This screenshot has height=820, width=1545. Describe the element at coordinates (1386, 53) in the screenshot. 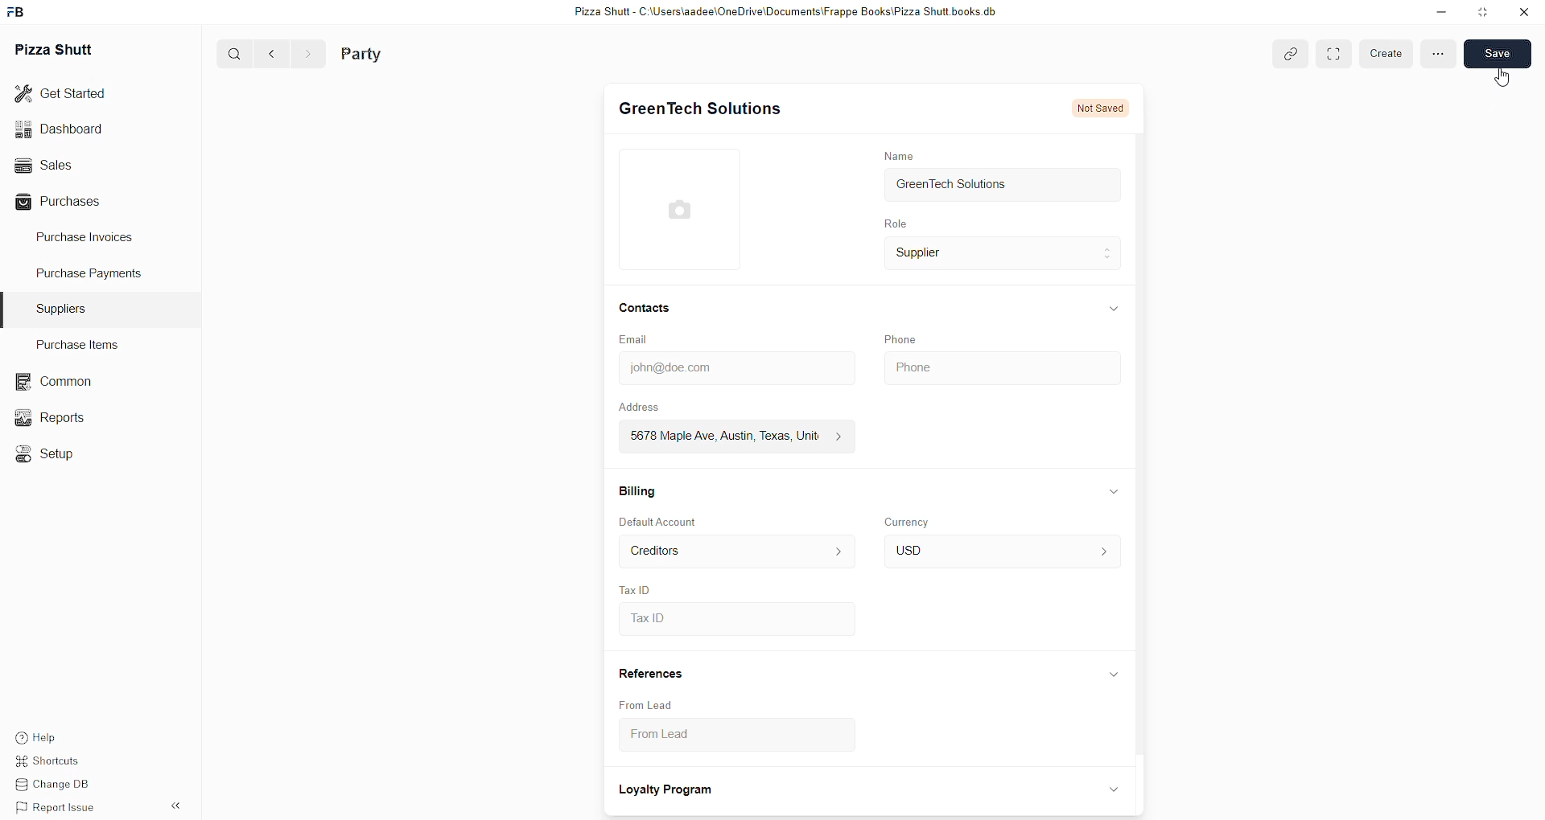

I see `create` at that location.